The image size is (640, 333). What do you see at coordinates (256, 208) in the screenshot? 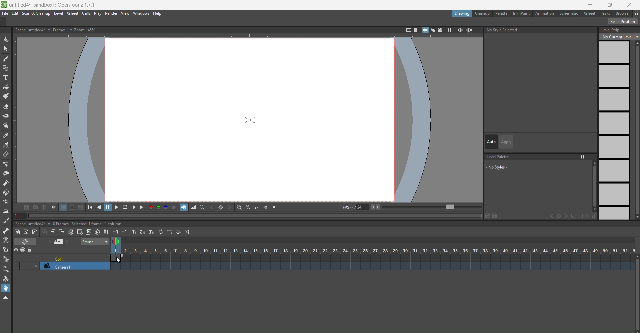
I see `` at bounding box center [256, 208].